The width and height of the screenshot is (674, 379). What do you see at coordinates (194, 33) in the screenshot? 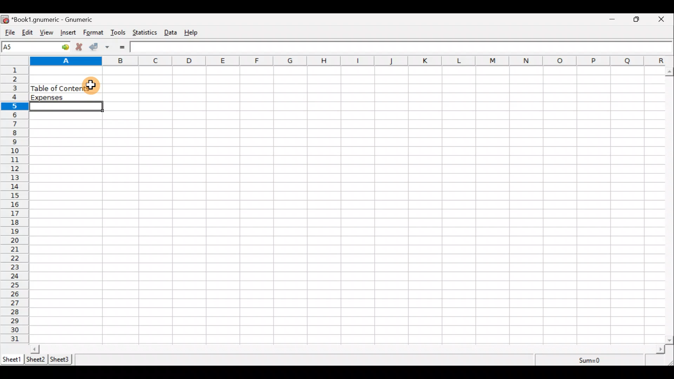
I see `Help` at bounding box center [194, 33].